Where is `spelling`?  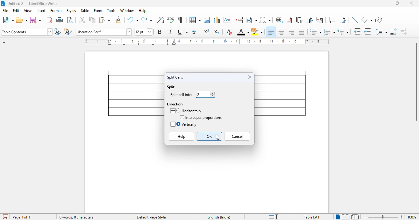
spelling is located at coordinates (171, 20).